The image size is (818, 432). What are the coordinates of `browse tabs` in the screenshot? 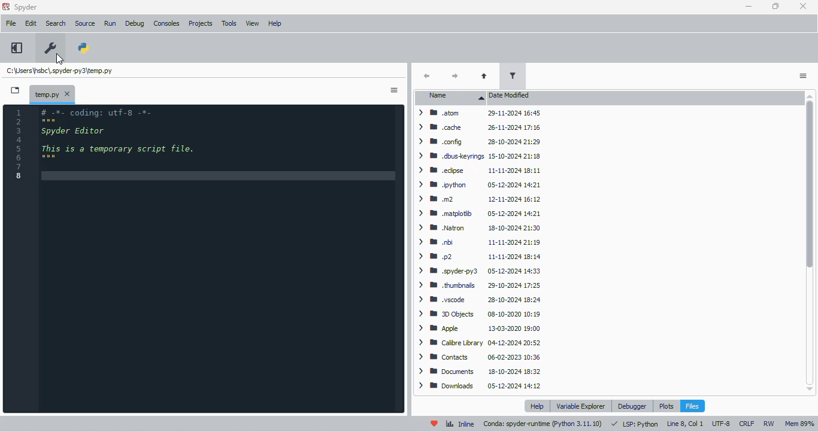 It's located at (16, 90).